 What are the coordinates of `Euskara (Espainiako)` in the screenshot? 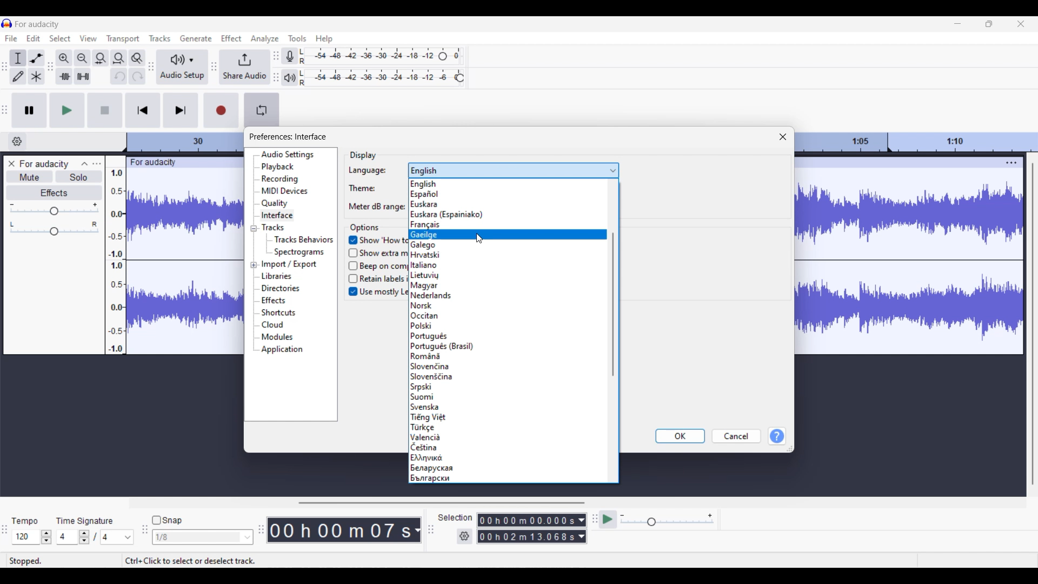 It's located at (447, 215).